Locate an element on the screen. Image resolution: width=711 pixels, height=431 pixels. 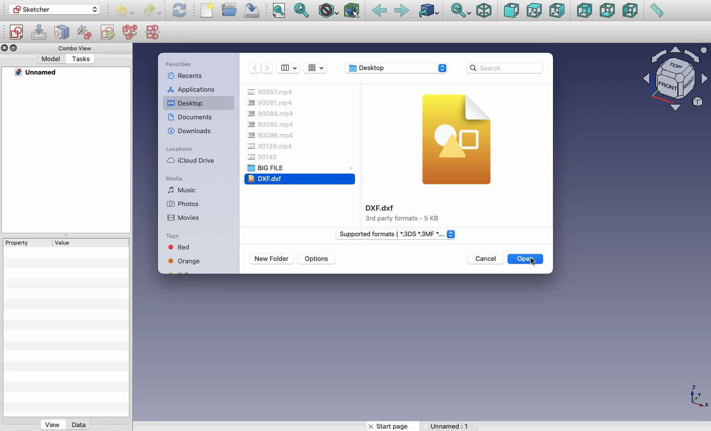
Property is located at coordinates (19, 244).